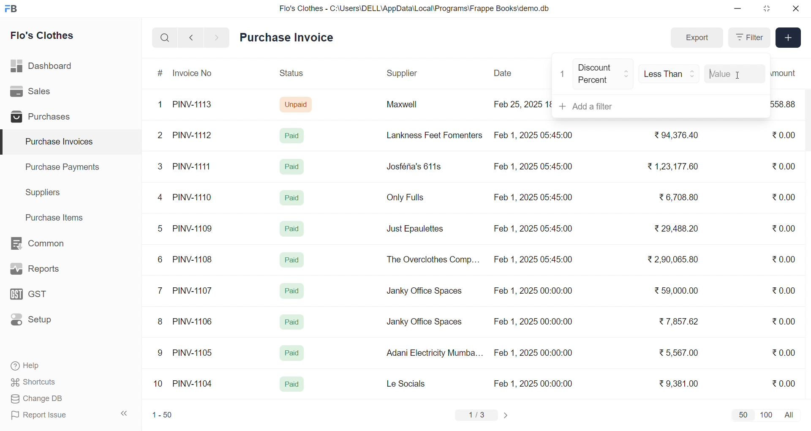 Image resolution: width=811 pixels, height=431 pixels. What do you see at coordinates (193, 166) in the screenshot?
I see `PINV-1111` at bounding box center [193, 166].